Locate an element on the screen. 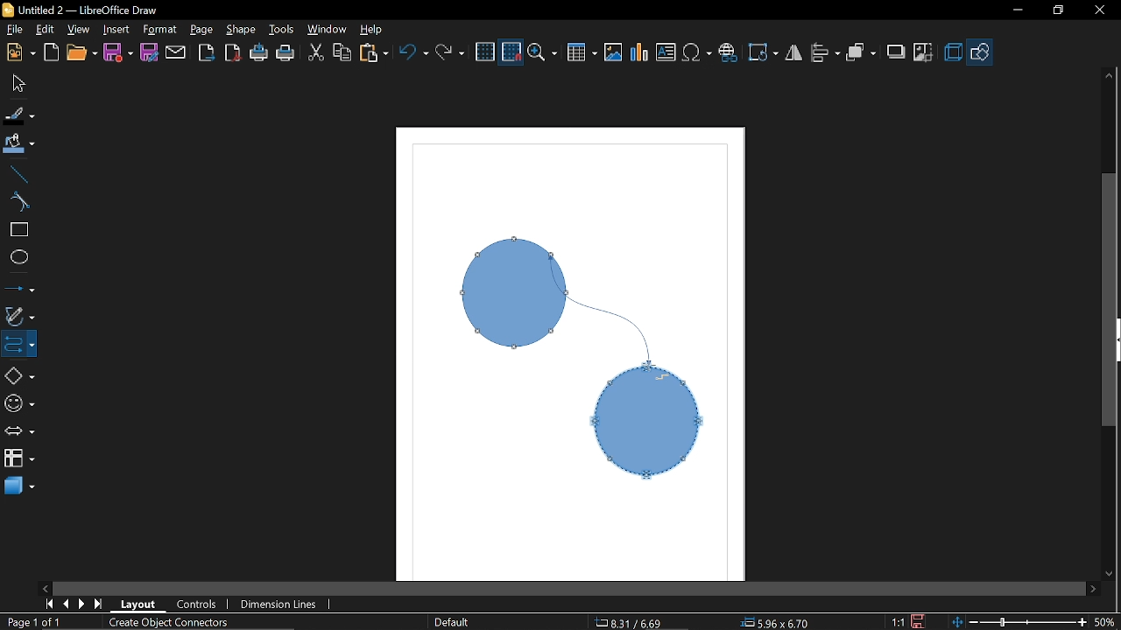  Line is located at coordinates (17, 175).